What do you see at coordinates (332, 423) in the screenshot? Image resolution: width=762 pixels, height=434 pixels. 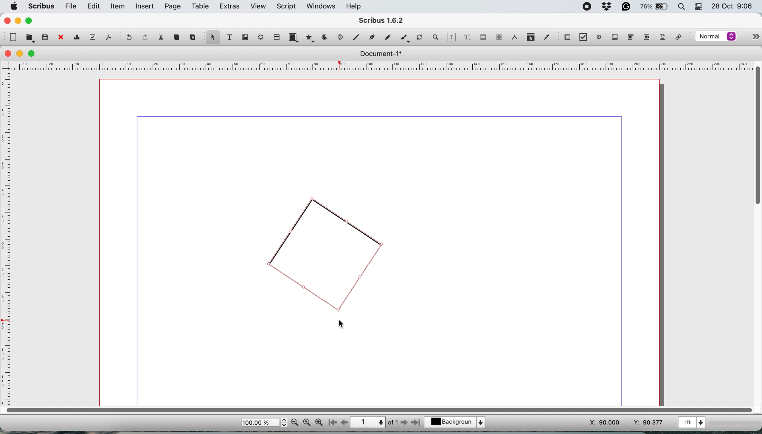 I see `go to first page` at bounding box center [332, 423].